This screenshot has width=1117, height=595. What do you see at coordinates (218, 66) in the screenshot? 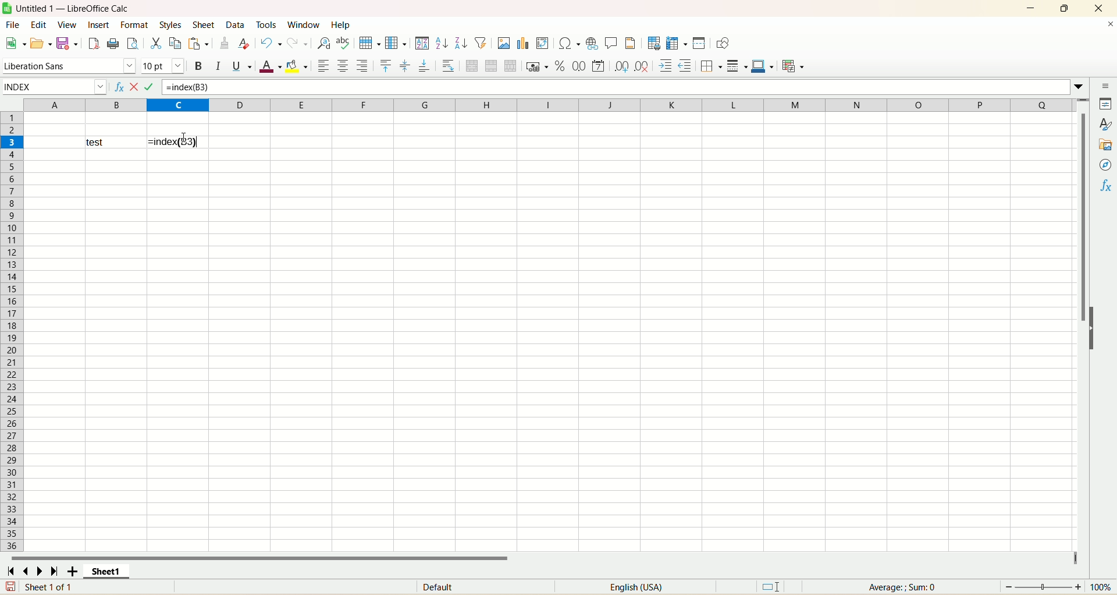
I see `italic` at bounding box center [218, 66].